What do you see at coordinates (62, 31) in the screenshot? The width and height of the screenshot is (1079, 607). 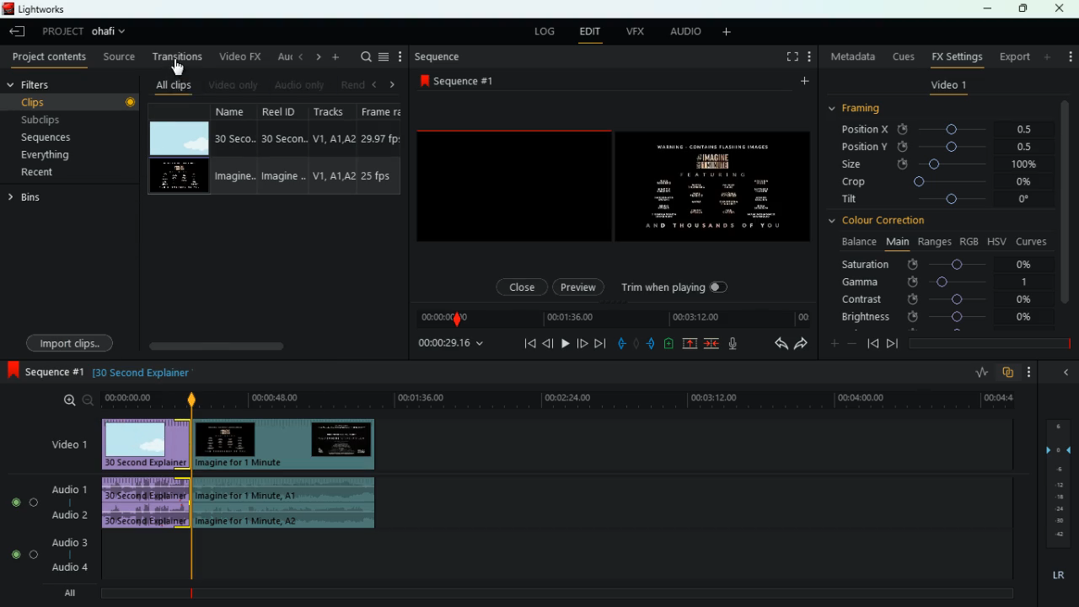 I see `project` at bounding box center [62, 31].